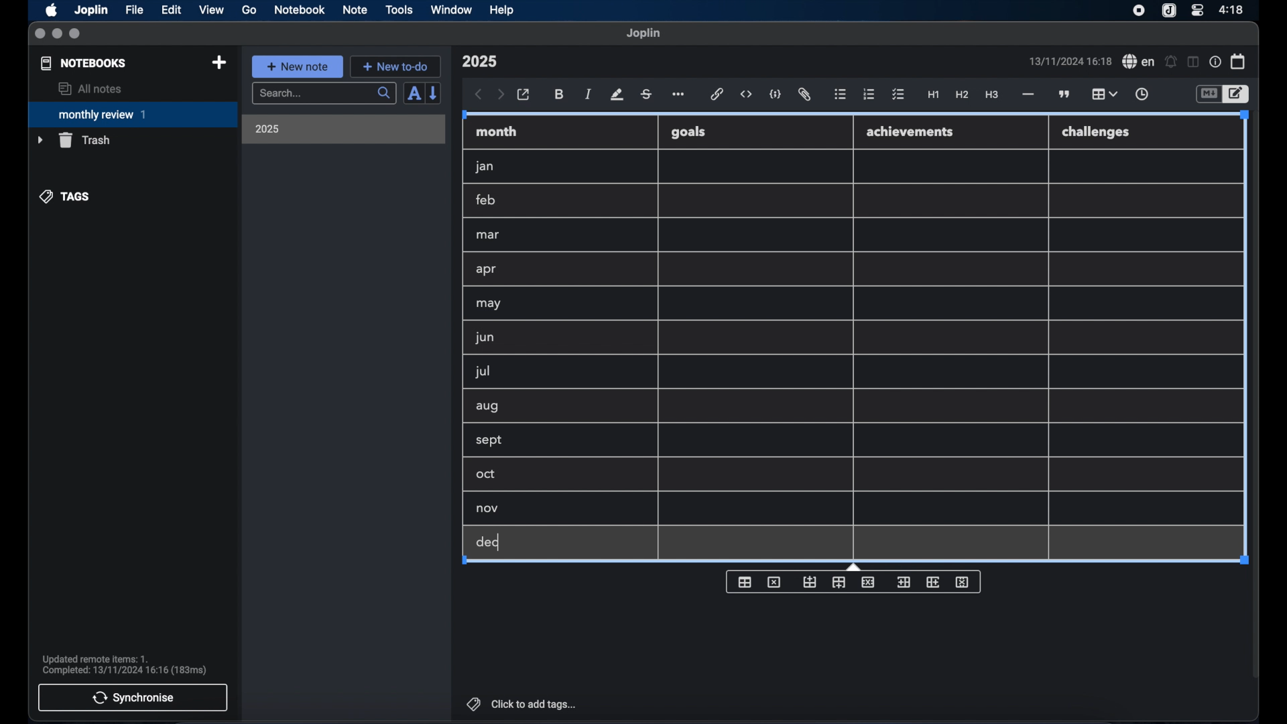  What do you see at coordinates (1139, 62) in the screenshot?
I see `spel check` at bounding box center [1139, 62].